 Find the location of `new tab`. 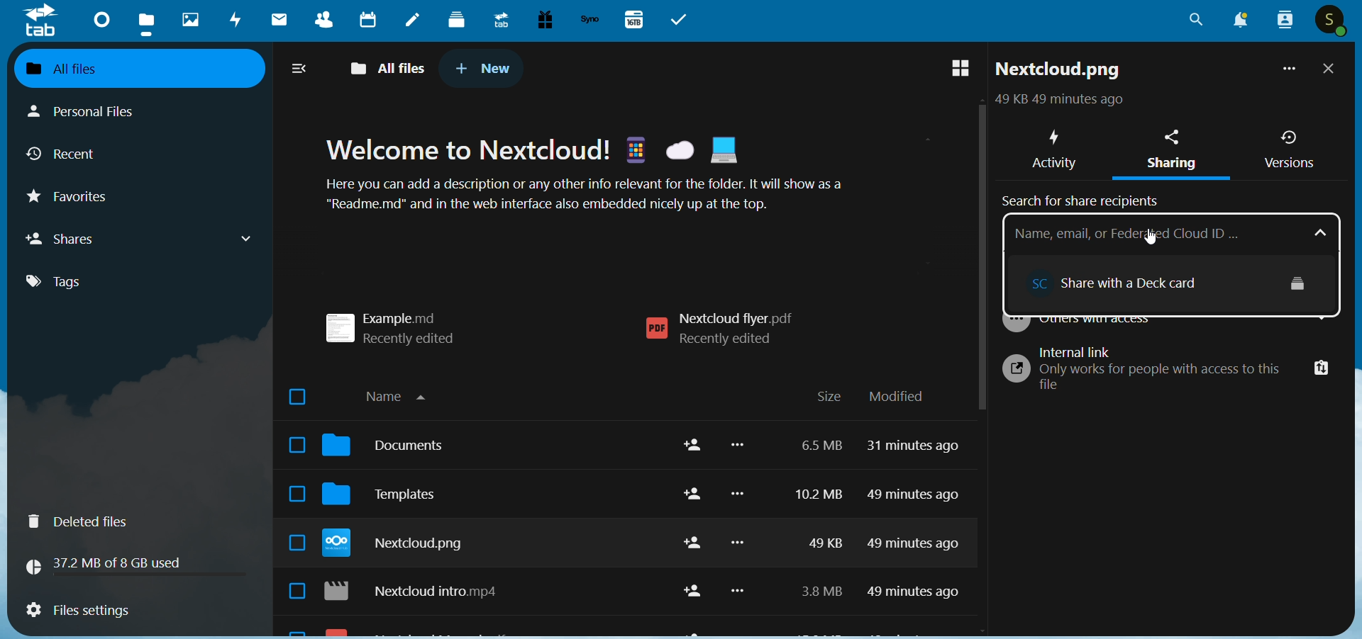

new tab is located at coordinates (484, 68).